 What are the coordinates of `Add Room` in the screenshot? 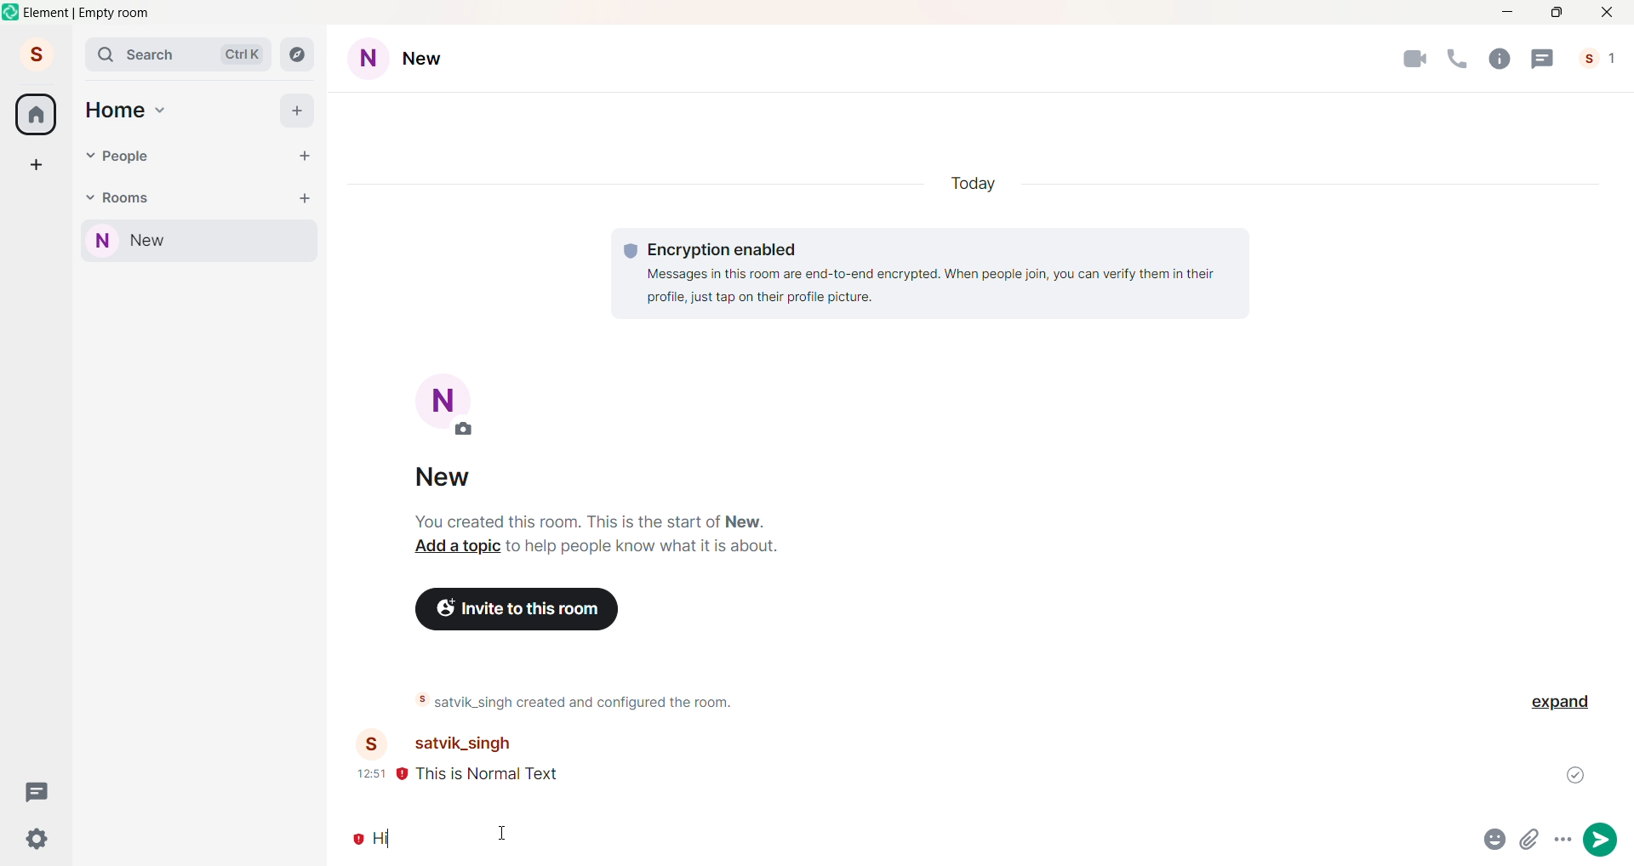 It's located at (306, 197).